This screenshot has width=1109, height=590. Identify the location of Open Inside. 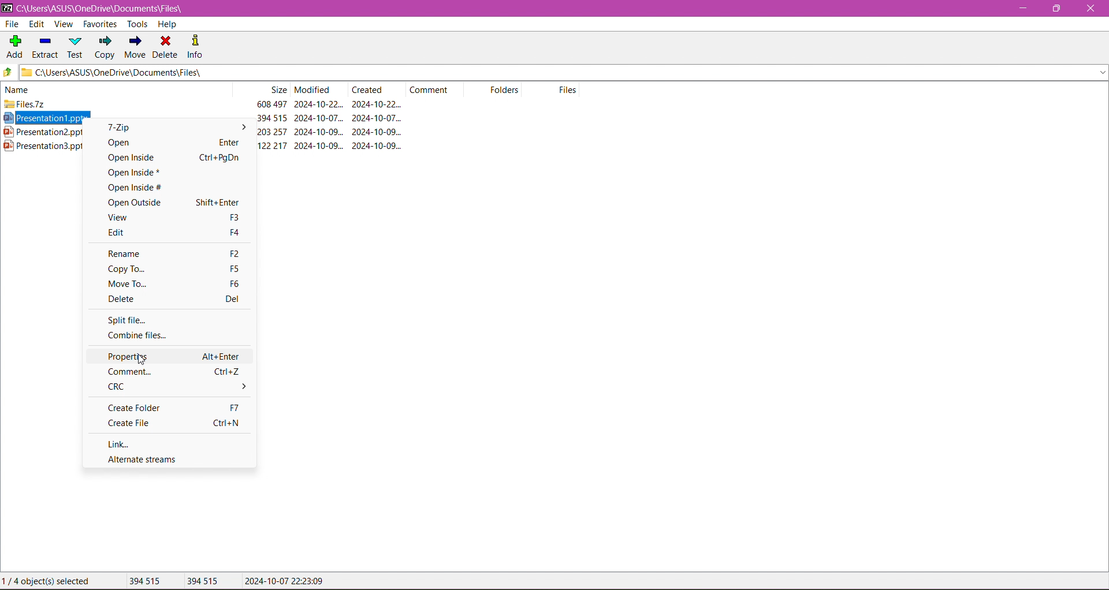
(167, 157).